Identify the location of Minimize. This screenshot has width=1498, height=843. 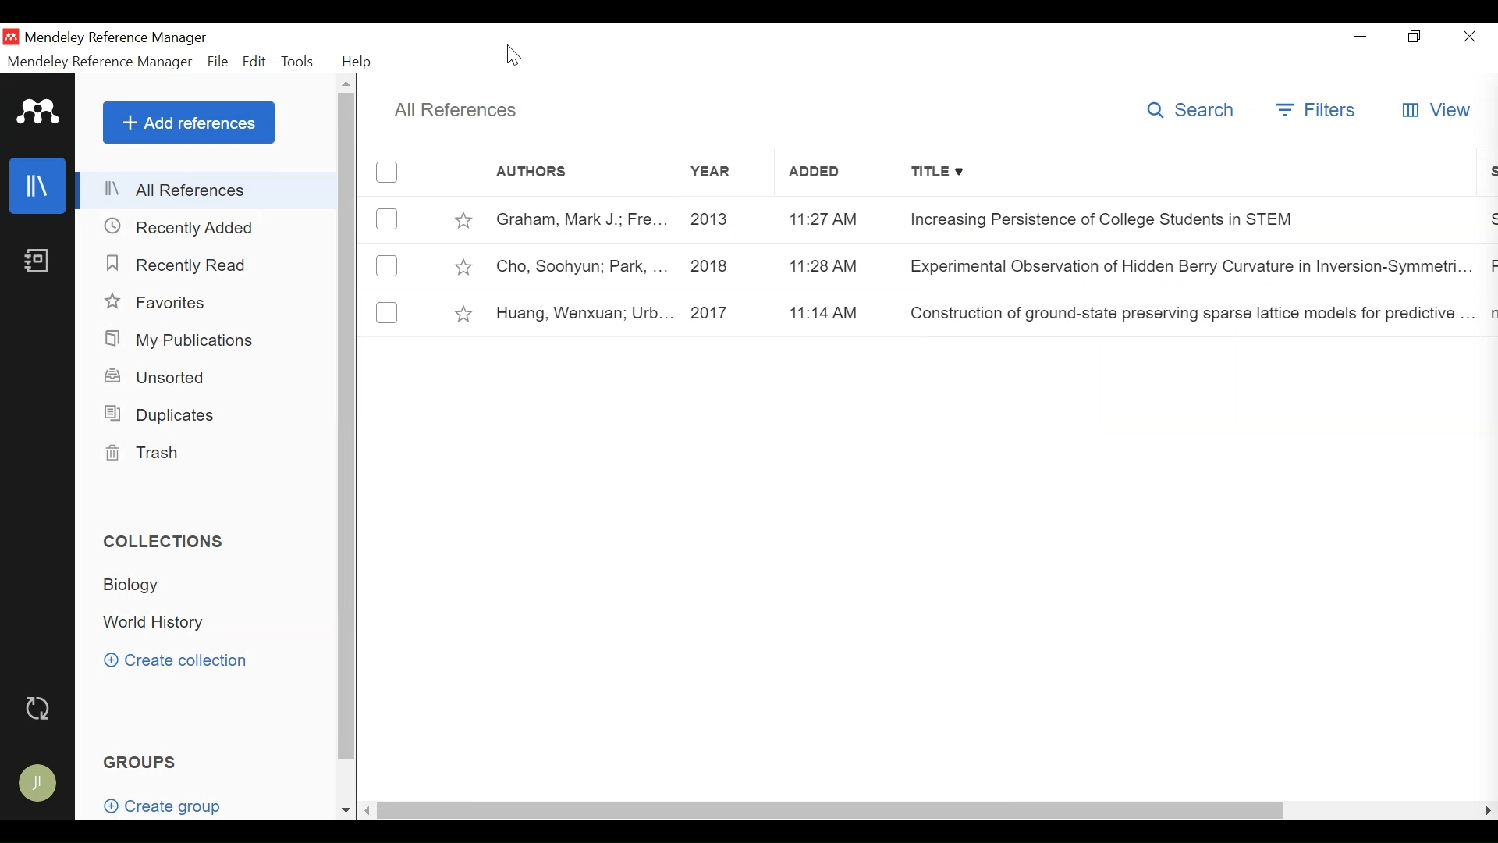
(1361, 36).